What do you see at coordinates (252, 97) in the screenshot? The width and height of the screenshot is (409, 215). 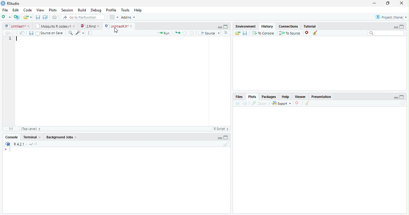 I see `Plots` at bounding box center [252, 97].